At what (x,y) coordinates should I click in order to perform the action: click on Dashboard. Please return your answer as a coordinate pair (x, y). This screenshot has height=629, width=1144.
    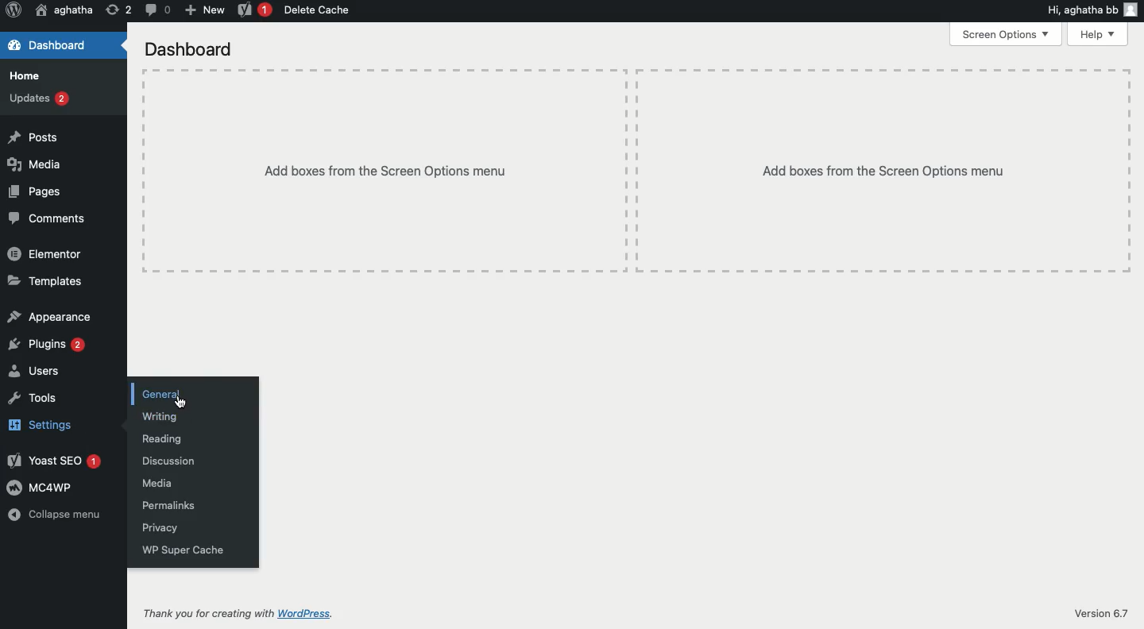
    Looking at the image, I should click on (48, 47).